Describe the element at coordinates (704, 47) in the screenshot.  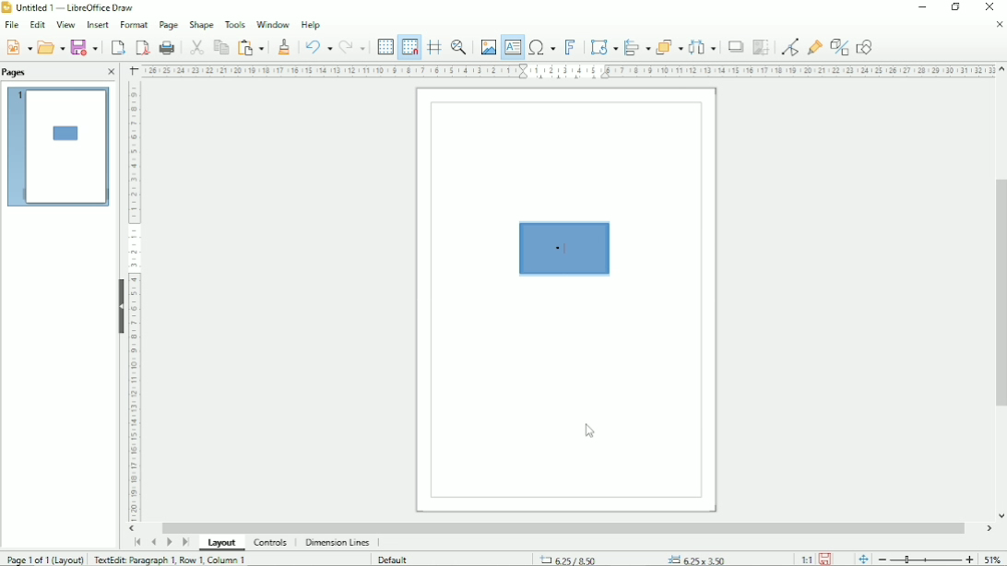
I see `Distribute` at that location.